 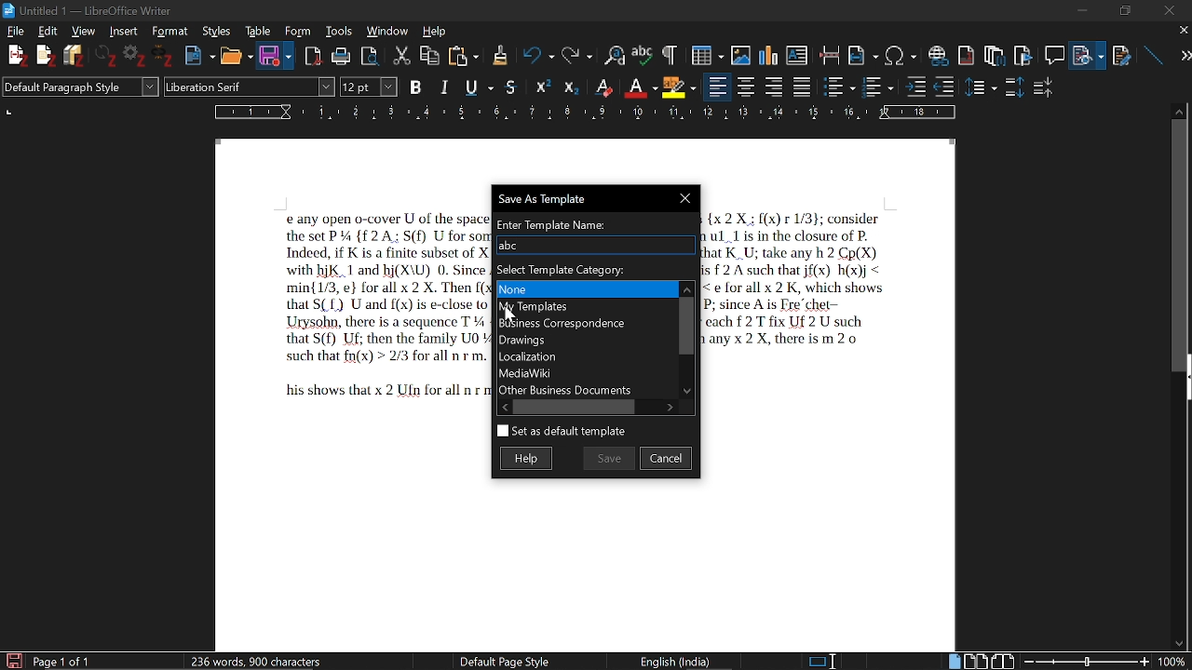 What do you see at coordinates (1003, 660) in the screenshot?
I see `Book view` at bounding box center [1003, 660].